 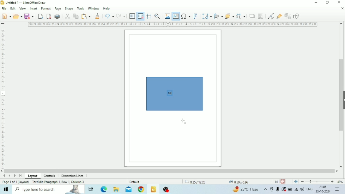 I want to click on Dimension Lines, so click(x=72, y=176).